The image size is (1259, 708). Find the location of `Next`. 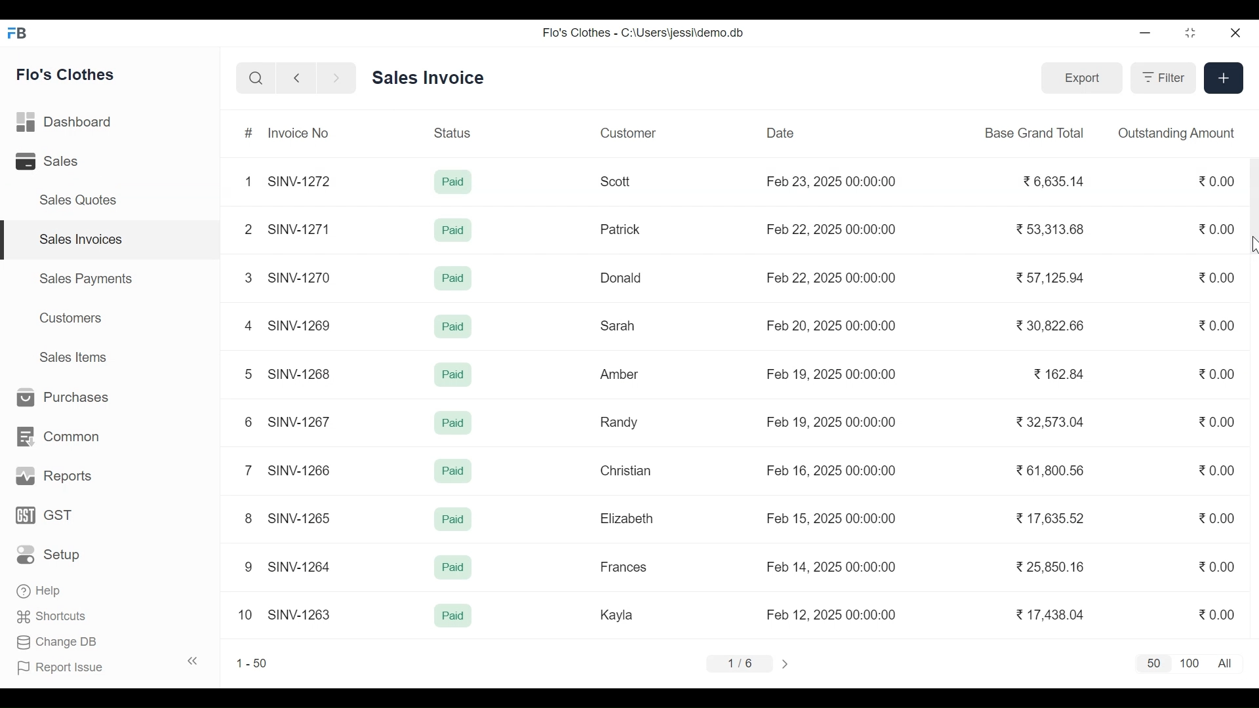

Next is located at coordinates (788, 663).